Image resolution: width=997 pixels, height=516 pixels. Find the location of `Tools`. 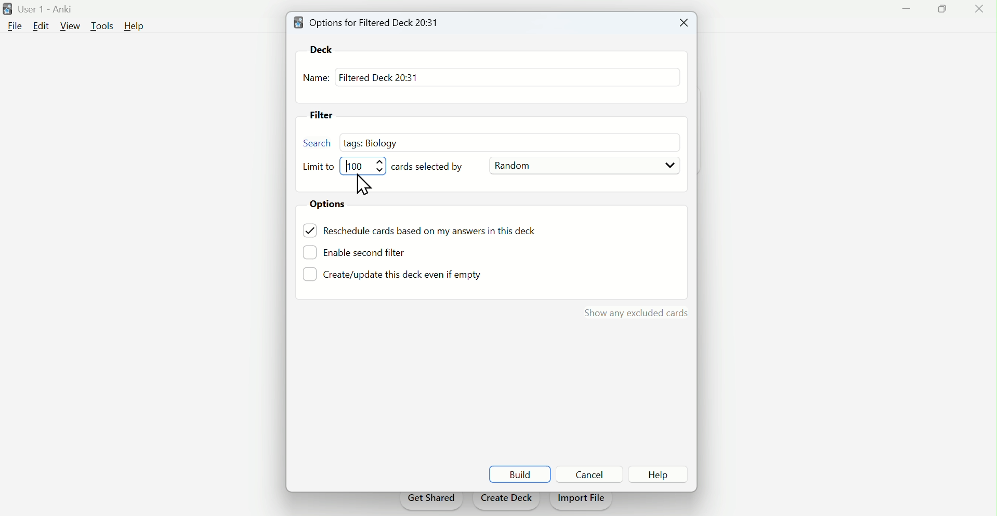

Tools is located at coordinates (104, 25).